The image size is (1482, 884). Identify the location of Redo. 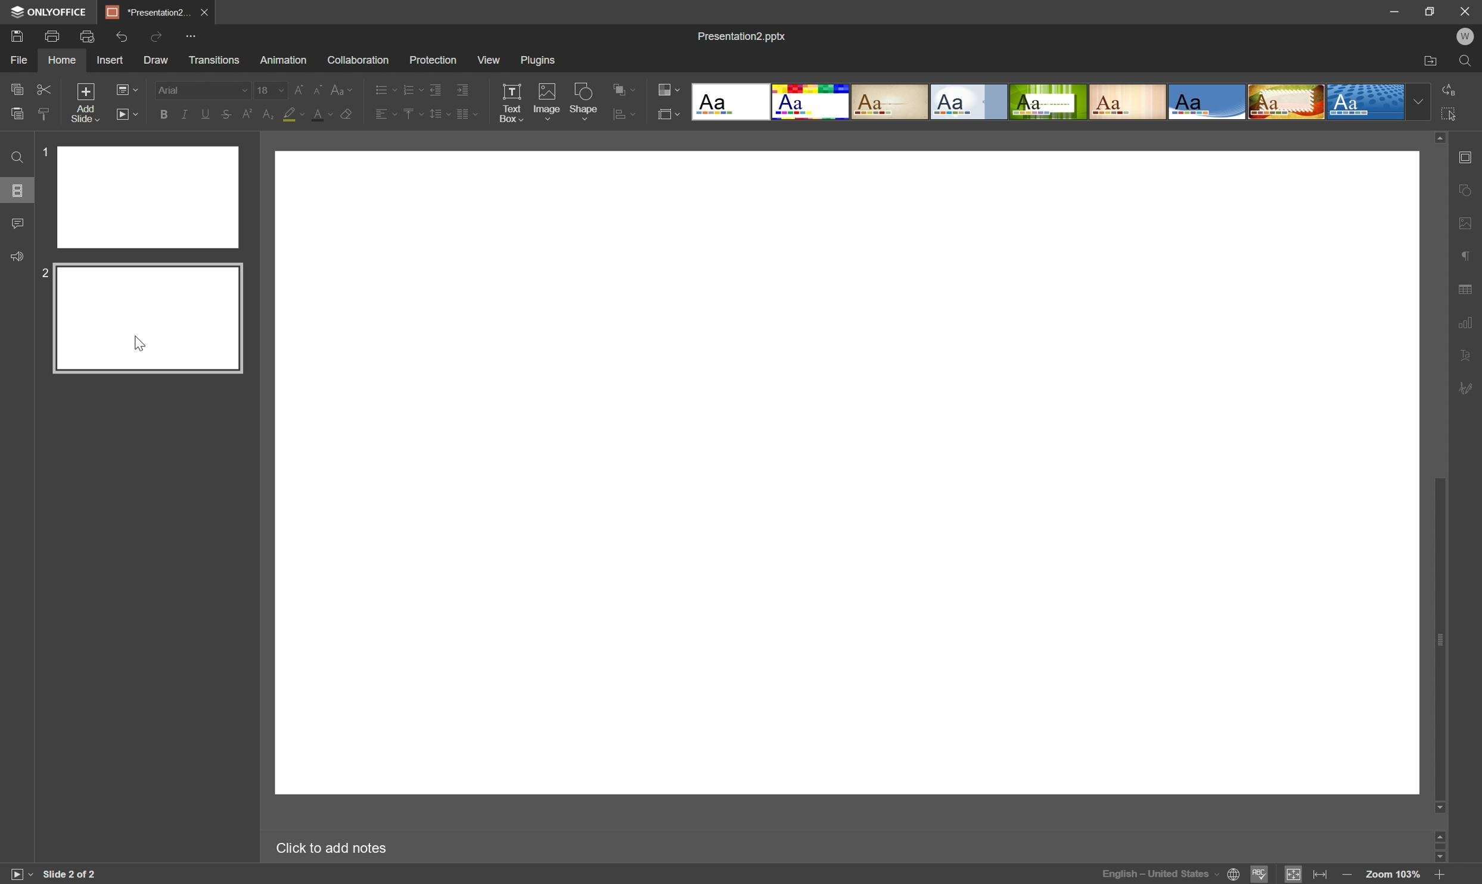
(126, 38).